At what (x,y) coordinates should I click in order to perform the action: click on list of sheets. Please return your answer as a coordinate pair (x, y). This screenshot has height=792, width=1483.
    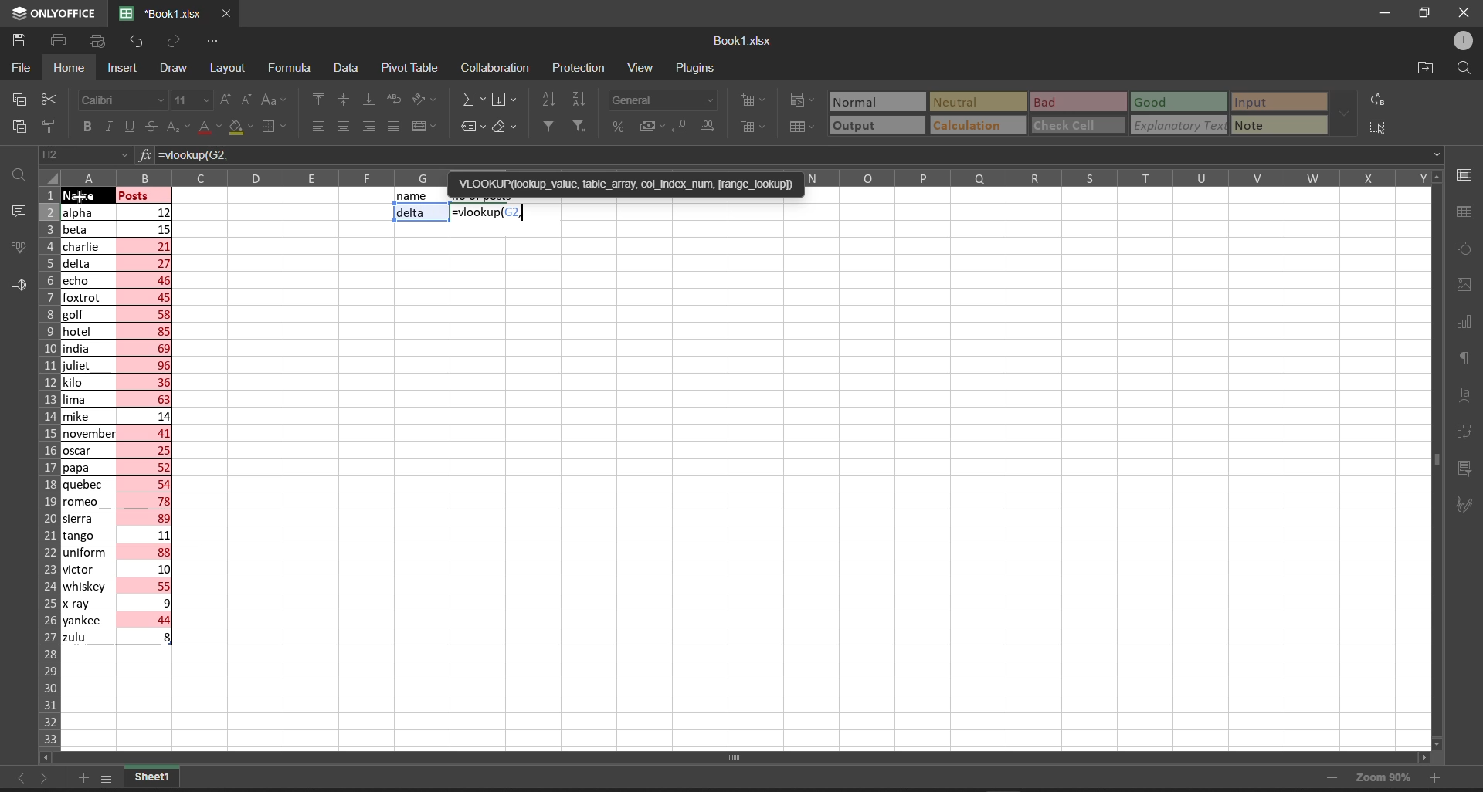
    Looking at the image, I should click on (110, 779).